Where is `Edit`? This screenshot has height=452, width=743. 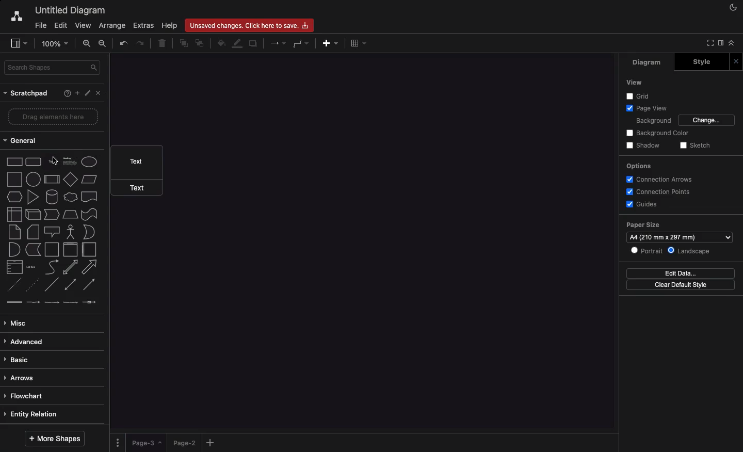
Edit is located at coordinates (88, 93).